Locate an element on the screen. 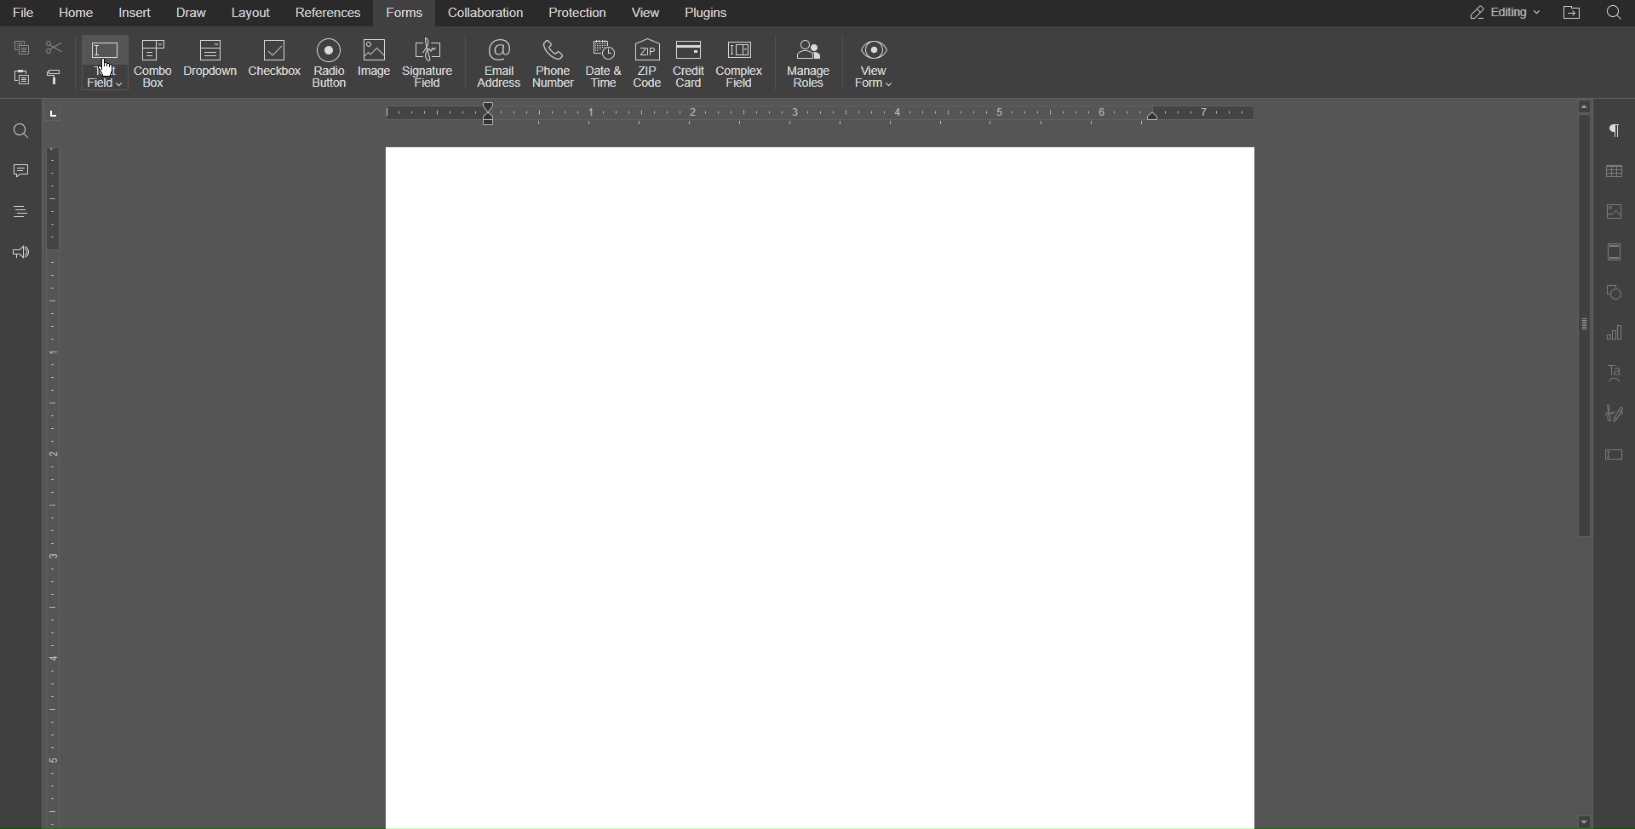  Shape Settings is located at coordinates (1616, 292).